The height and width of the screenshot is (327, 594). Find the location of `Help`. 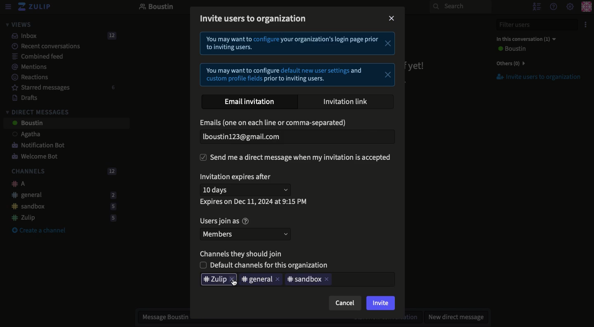

Help is located at coordinates (553, 6).